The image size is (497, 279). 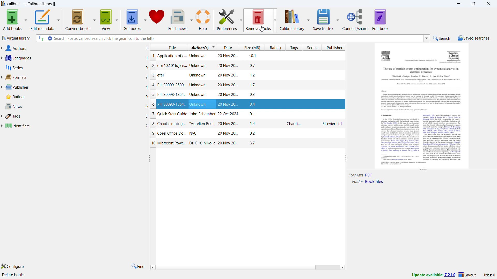 I want to click on scroll right, so click(x=343, y=268).